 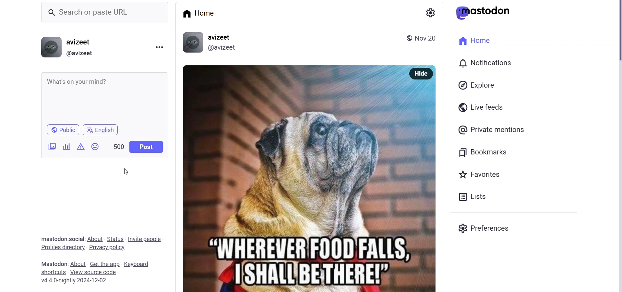 I want to click on private mentions, so click(x=503, y=129).